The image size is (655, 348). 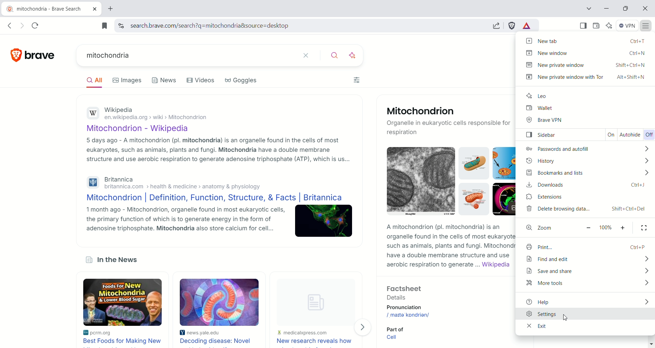 What do you see at coordinates (178, 55) in the screenshot?
I see `mitochondria` at bounding box center [178, 55].